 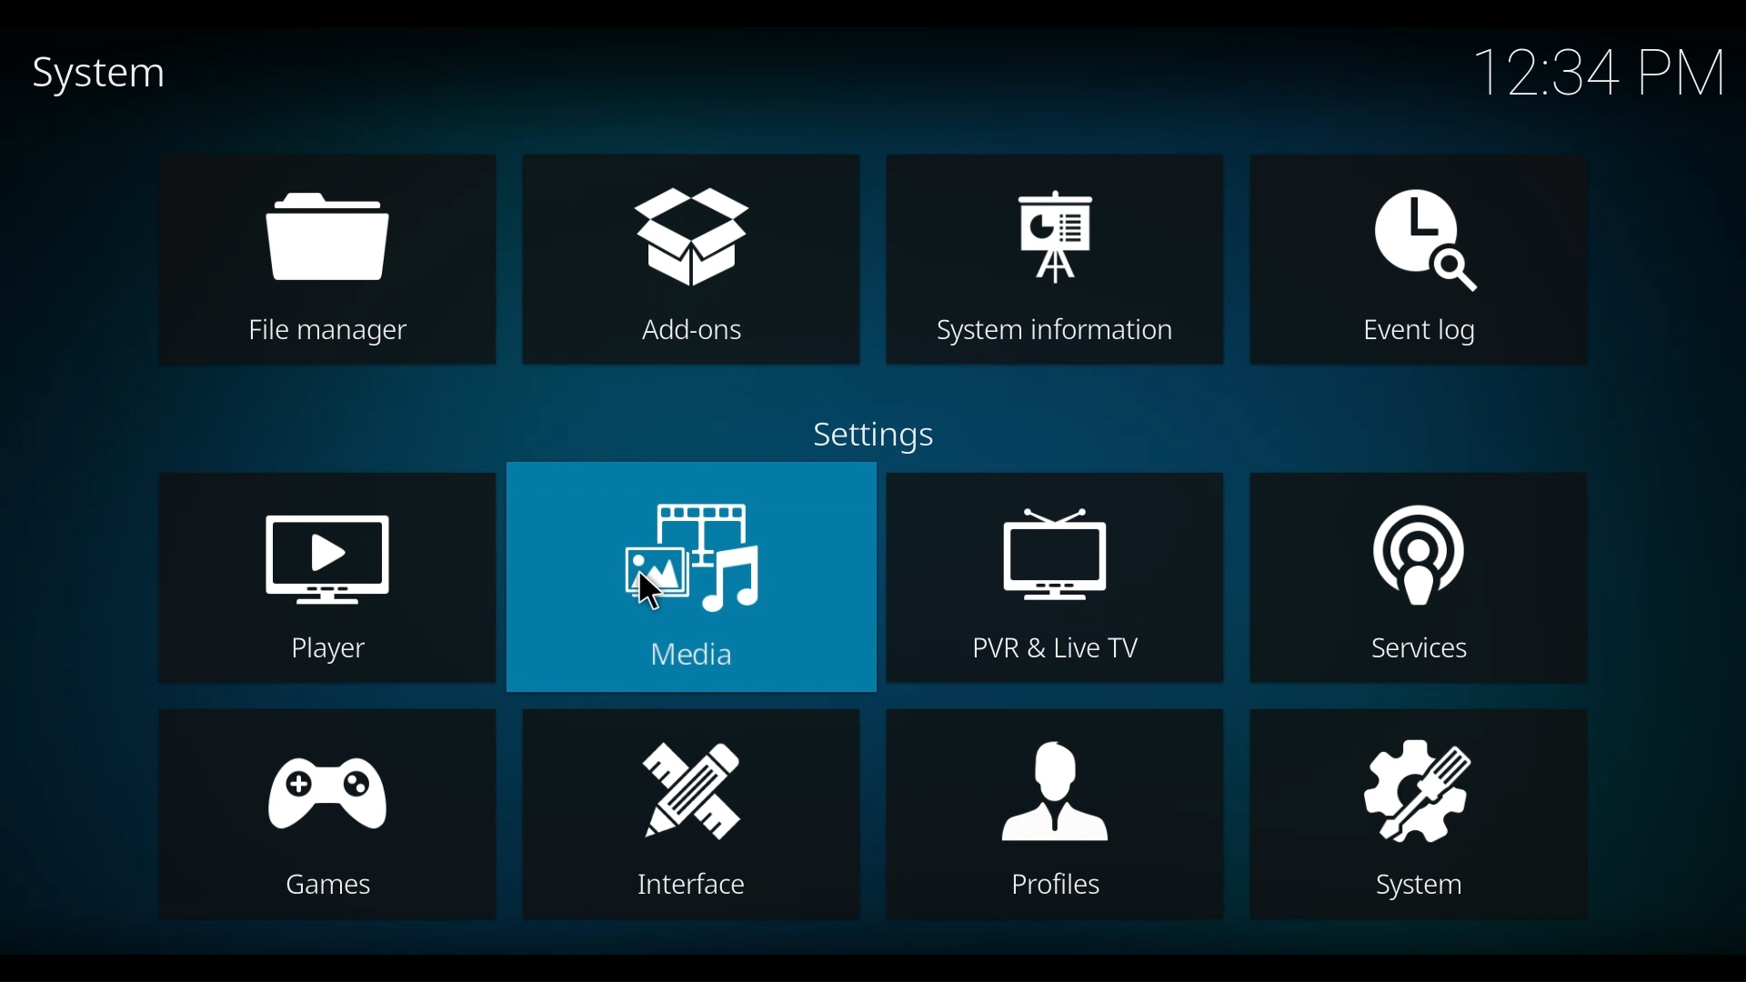 I want to click on Event log, so click(x=1418, y=259).